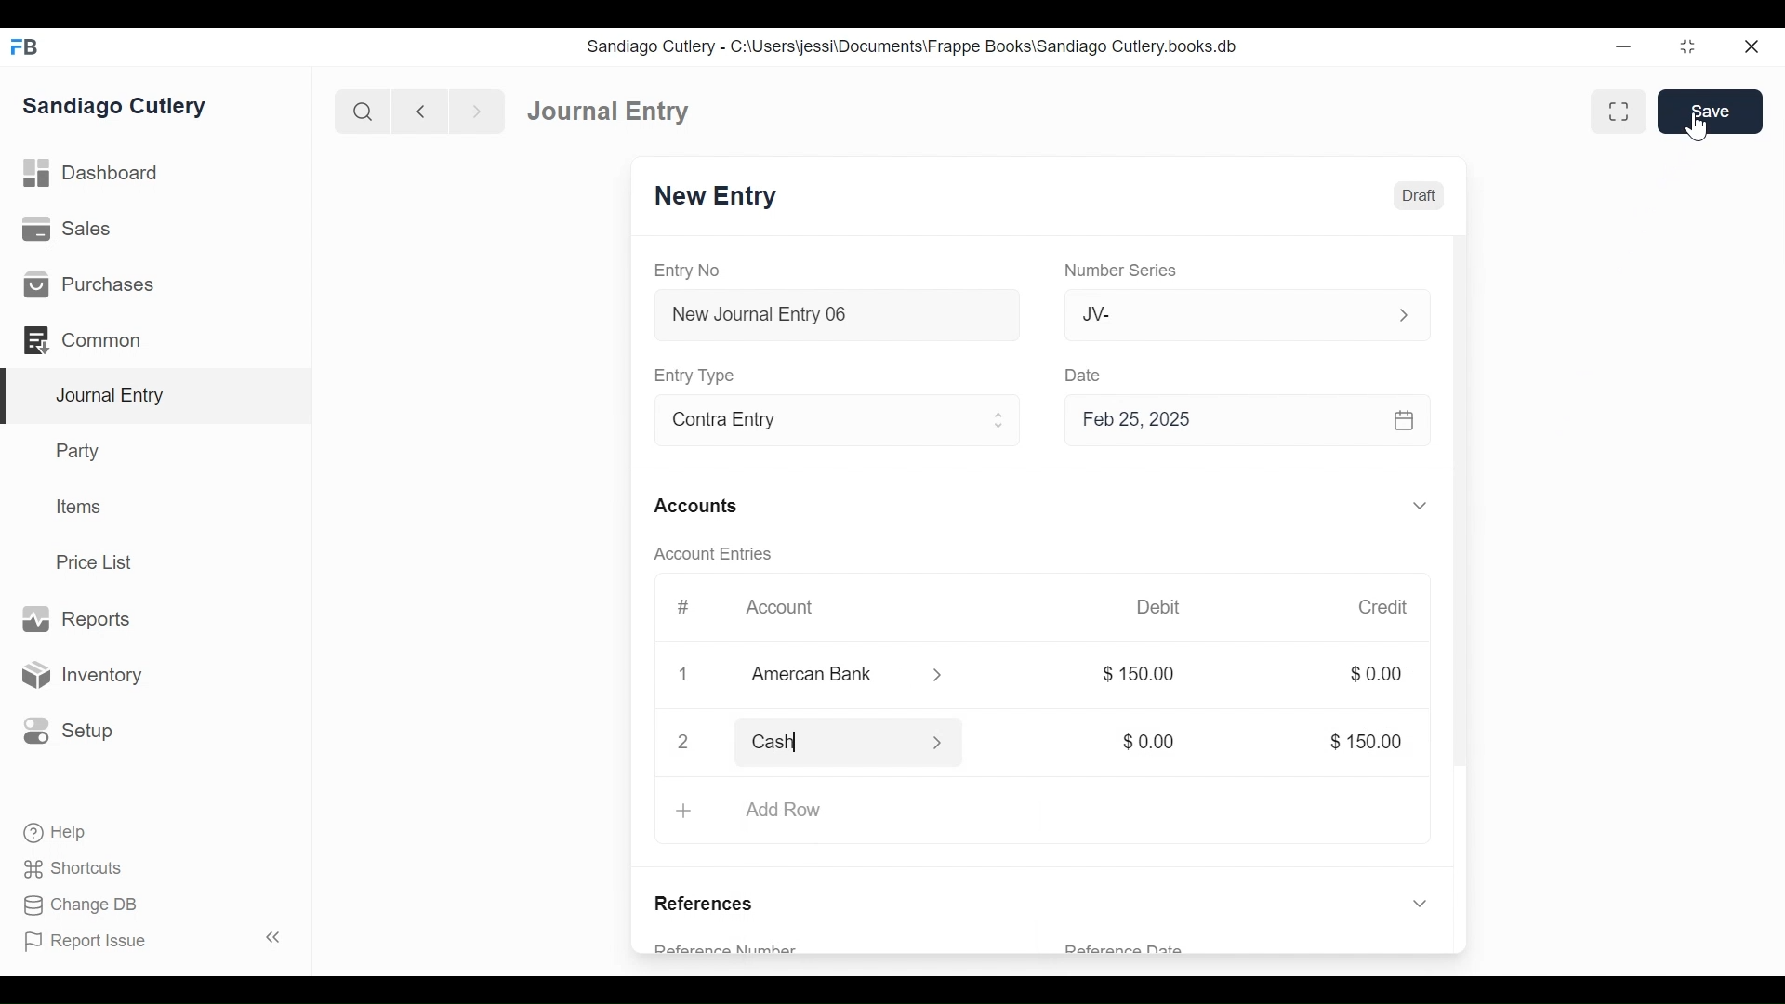 The width and height of the screenshot is (1785, 1004). I want to click on Sandiago Cutlery, so click(117, 107).